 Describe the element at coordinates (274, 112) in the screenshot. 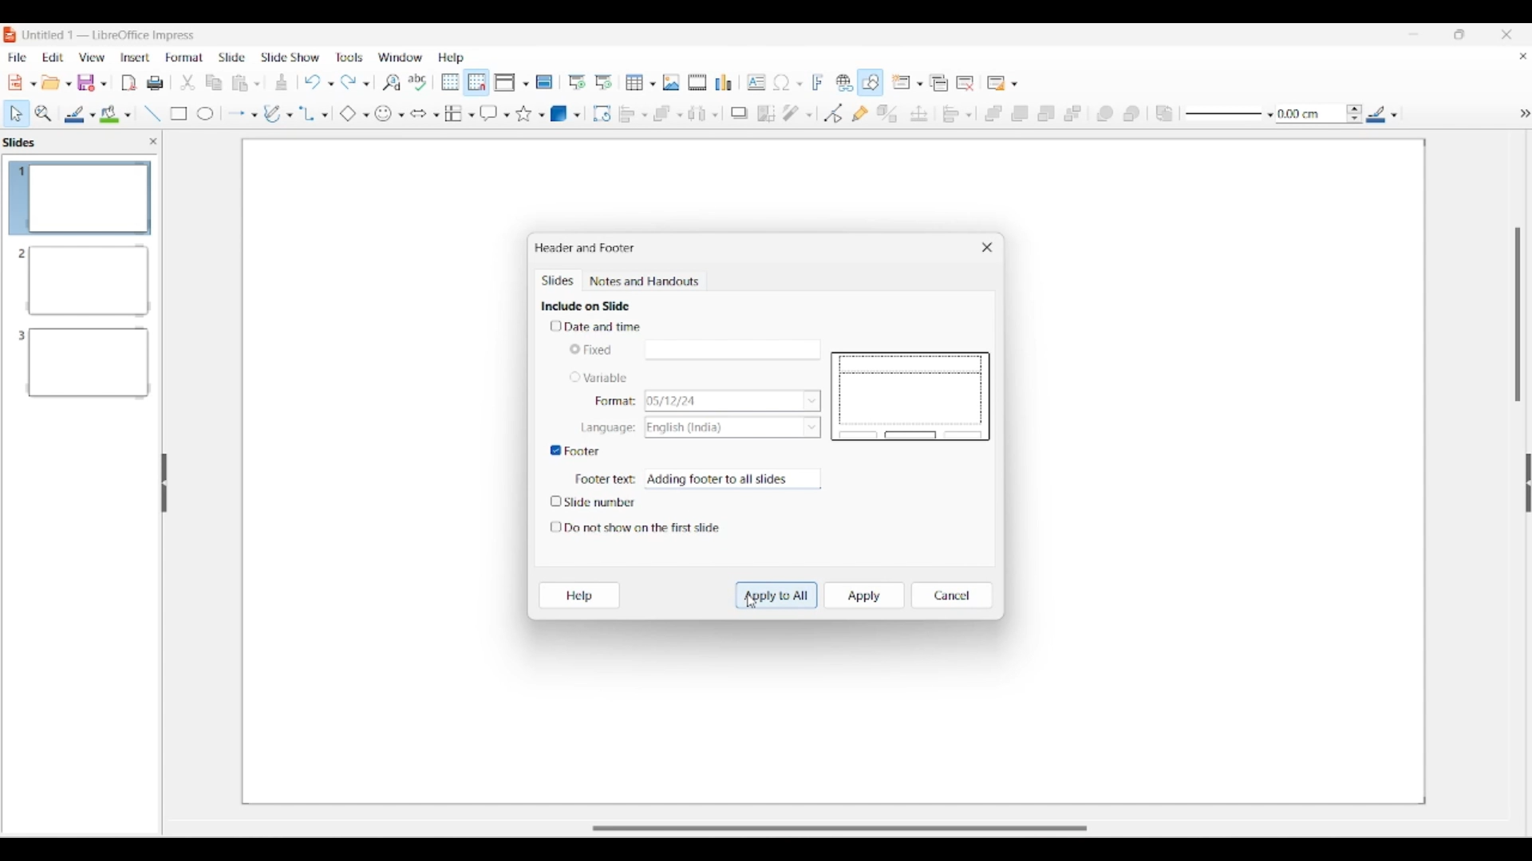

I see `Write` at that location.